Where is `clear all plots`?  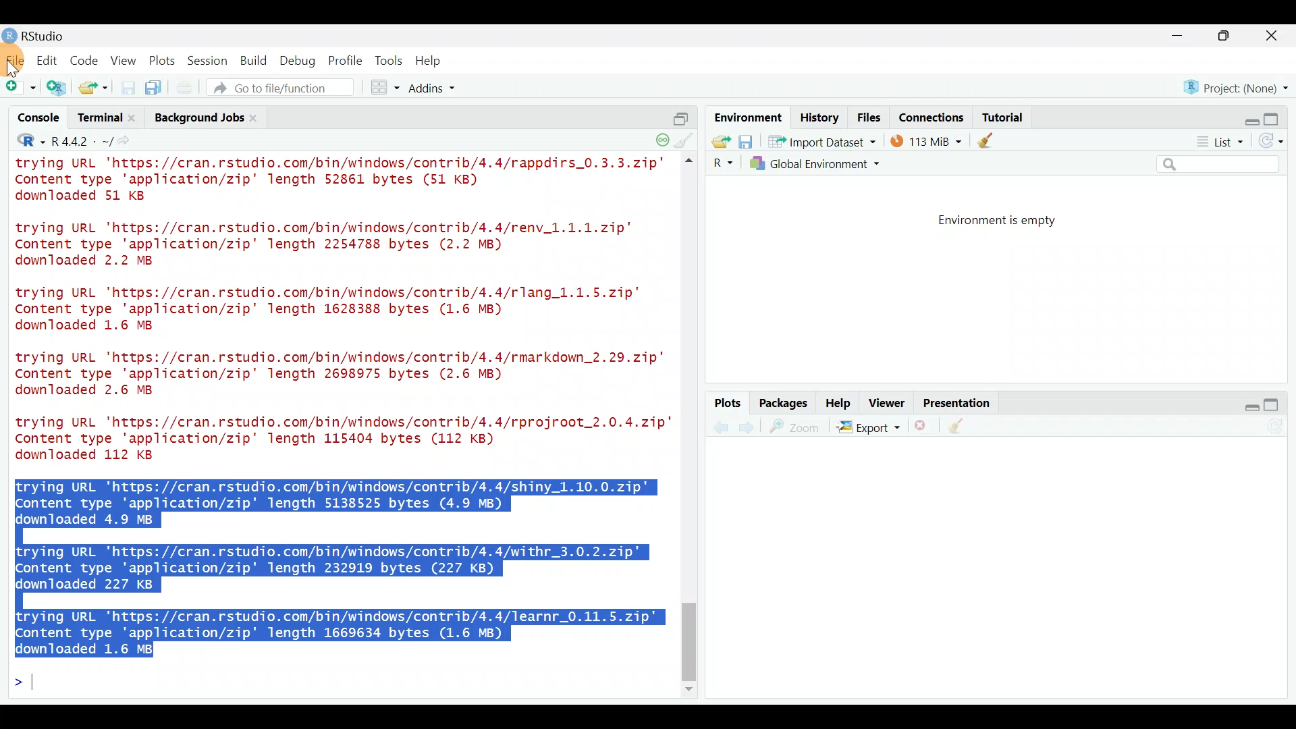
clear all plots is located at coordinates (964, 428).